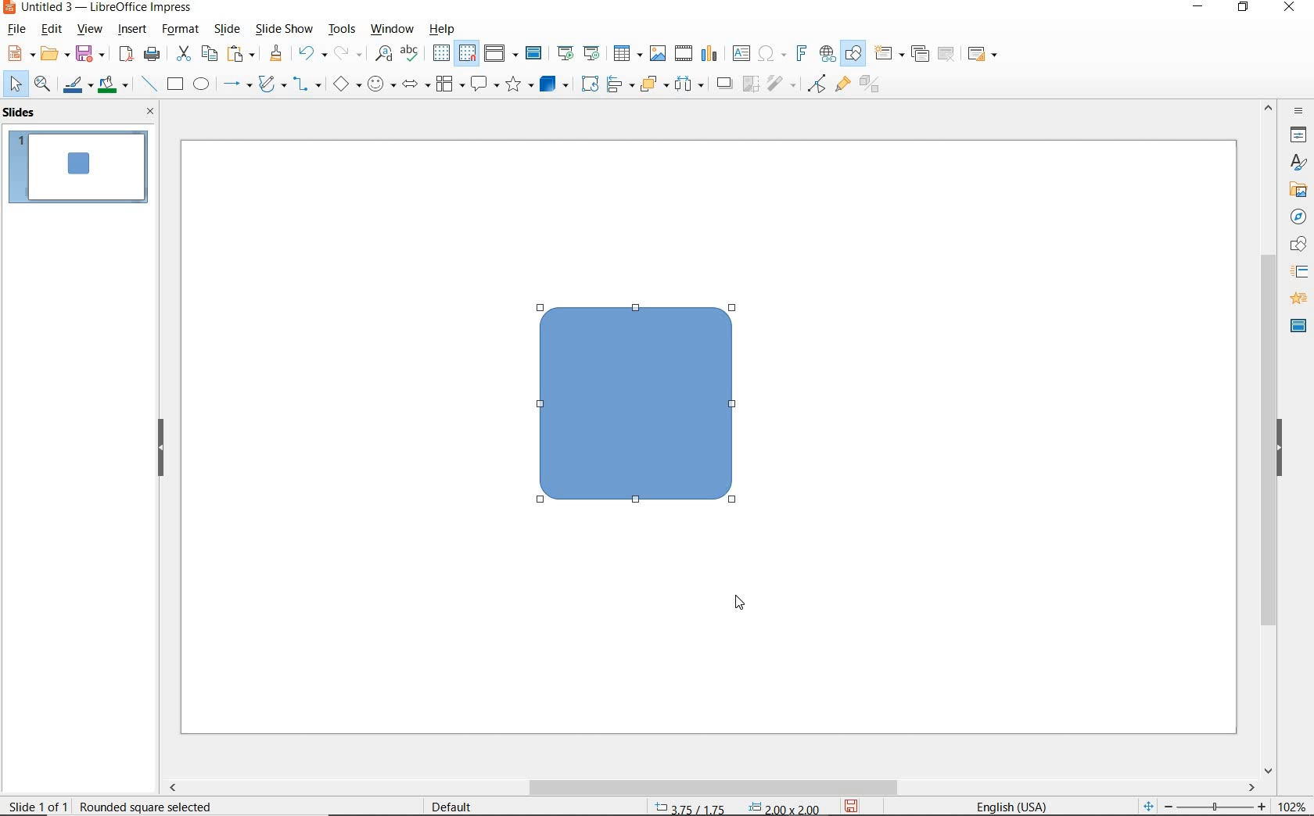 Image resolution: width=1314 pixels, height=816 pixels. Describe the element at coordinates (443, 29) in the screenshot. I see `help` at that location.